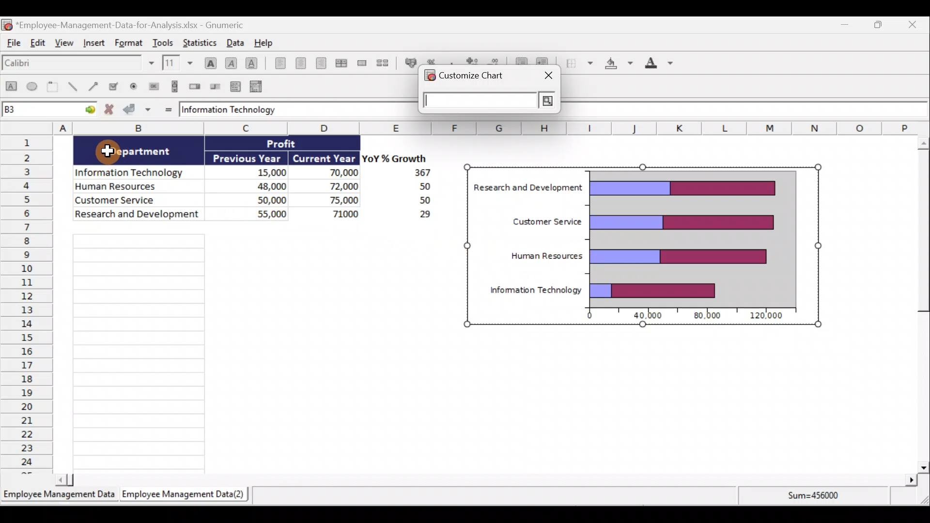 The image size is (930, 523). I want to click on Split a merged range of cells, so click(387, 64).